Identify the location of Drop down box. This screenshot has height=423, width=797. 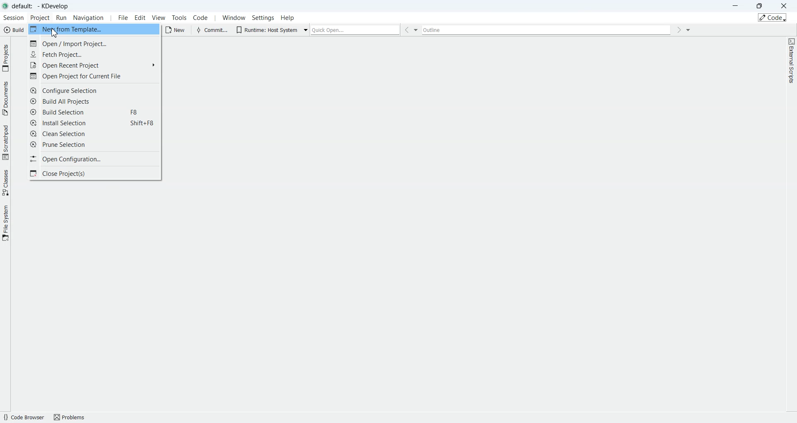
(417, 30).